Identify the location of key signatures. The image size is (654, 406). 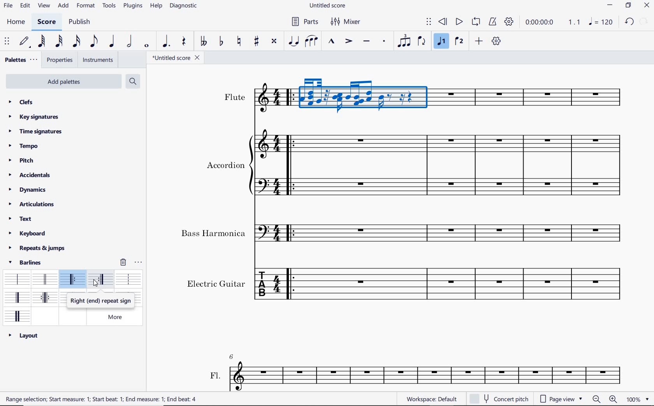
(33, 117).